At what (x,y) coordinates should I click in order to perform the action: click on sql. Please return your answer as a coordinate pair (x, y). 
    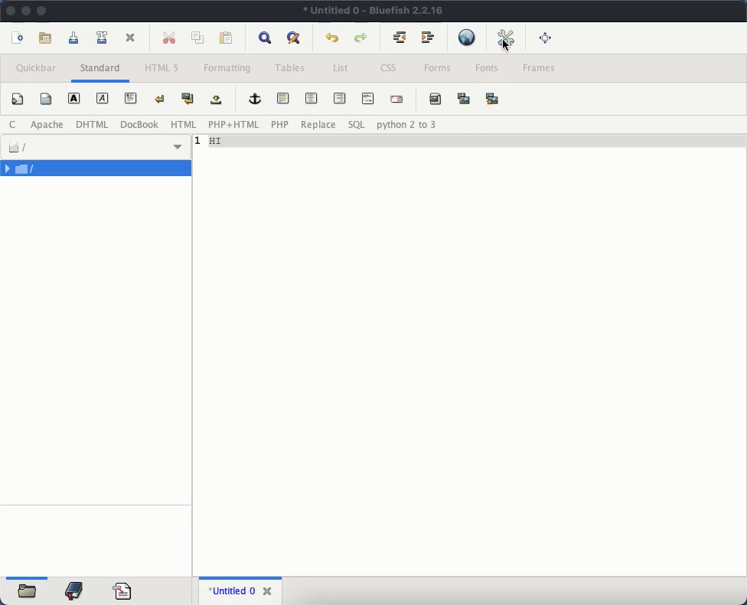
    Looking at the image, I should click on (358, 125).